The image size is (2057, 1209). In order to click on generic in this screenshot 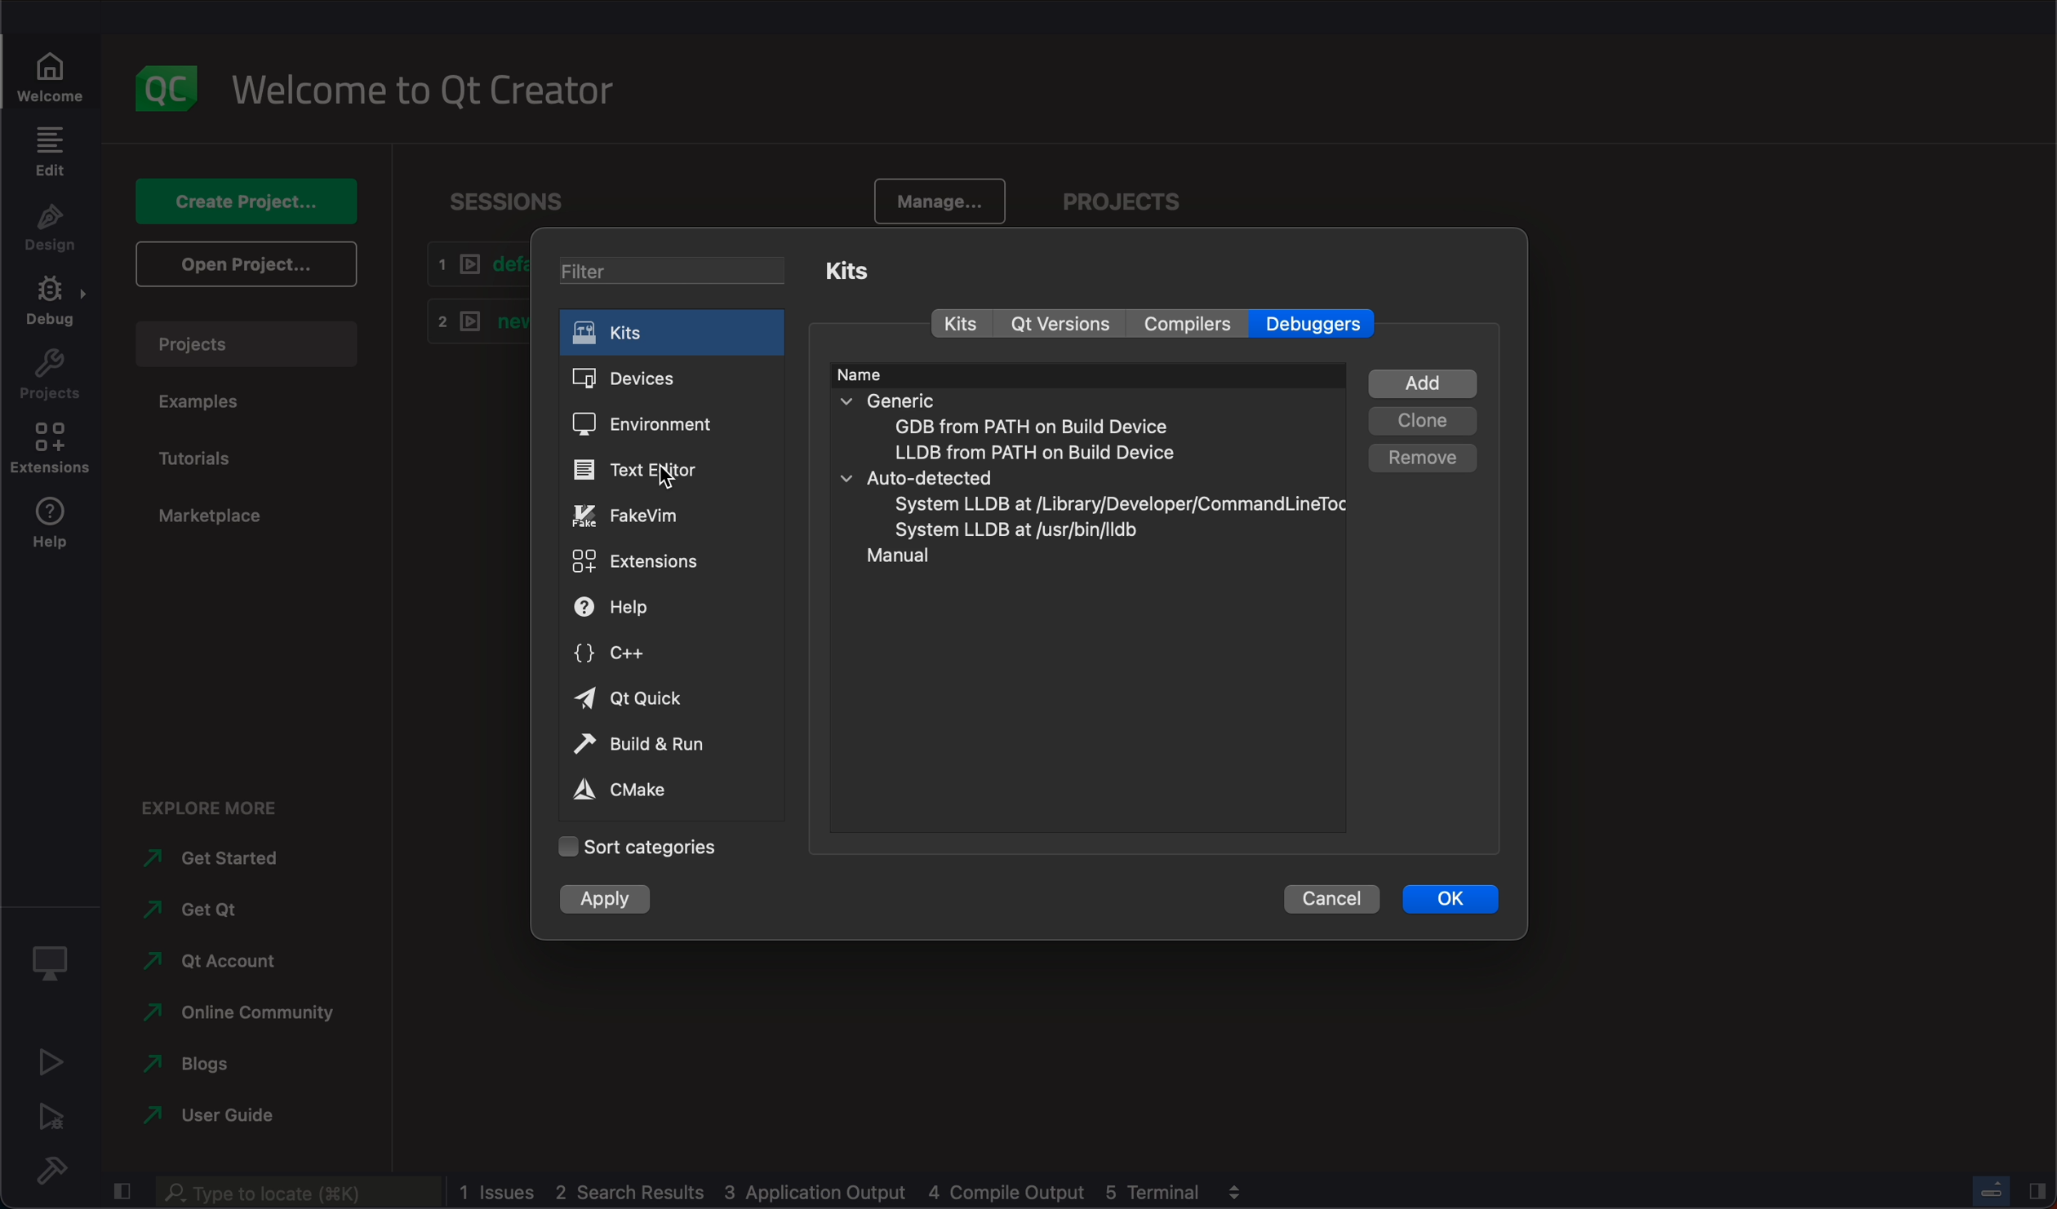, I will do `click(1065, 400)`.